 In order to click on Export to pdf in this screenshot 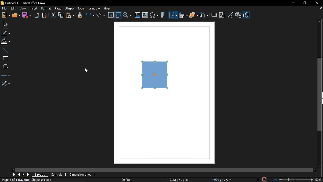, I will do `click(44, 15)`.